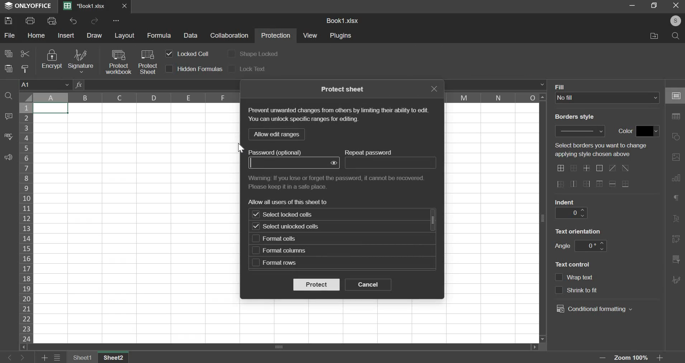  I want to click on find, so click(9, 96).